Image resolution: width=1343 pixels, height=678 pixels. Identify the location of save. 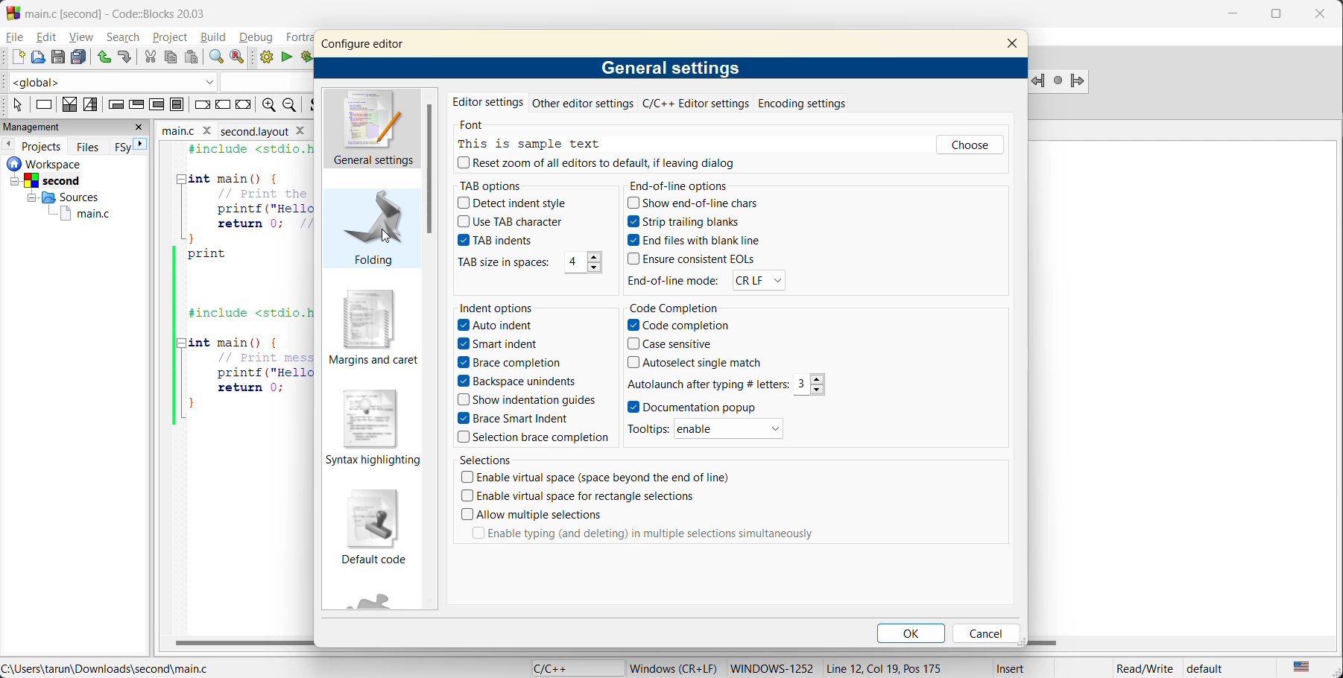
(59, 57).